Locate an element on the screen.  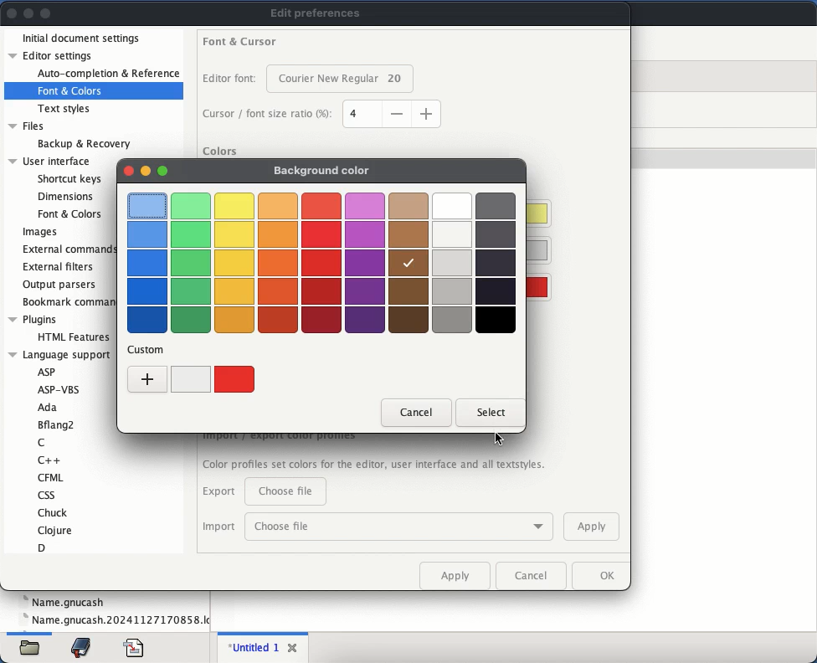
white is located at coordinates (190, 379).